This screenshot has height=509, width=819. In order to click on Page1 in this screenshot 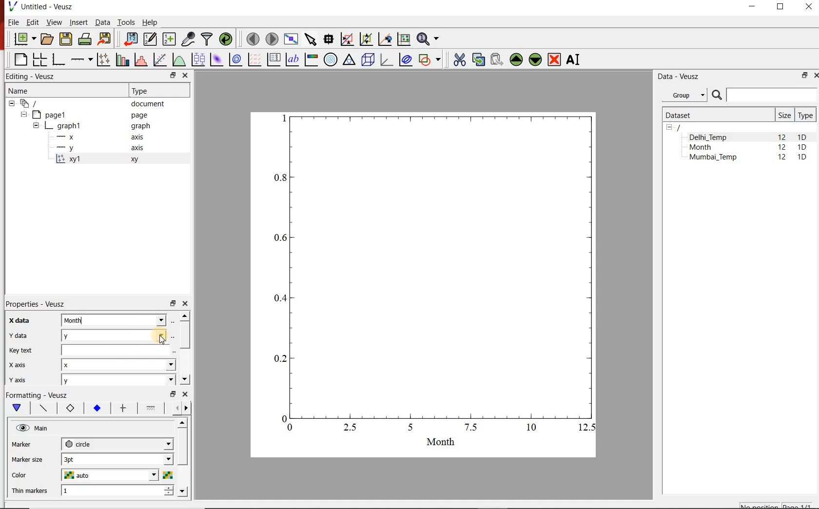, I will do `click(85, 115)`.